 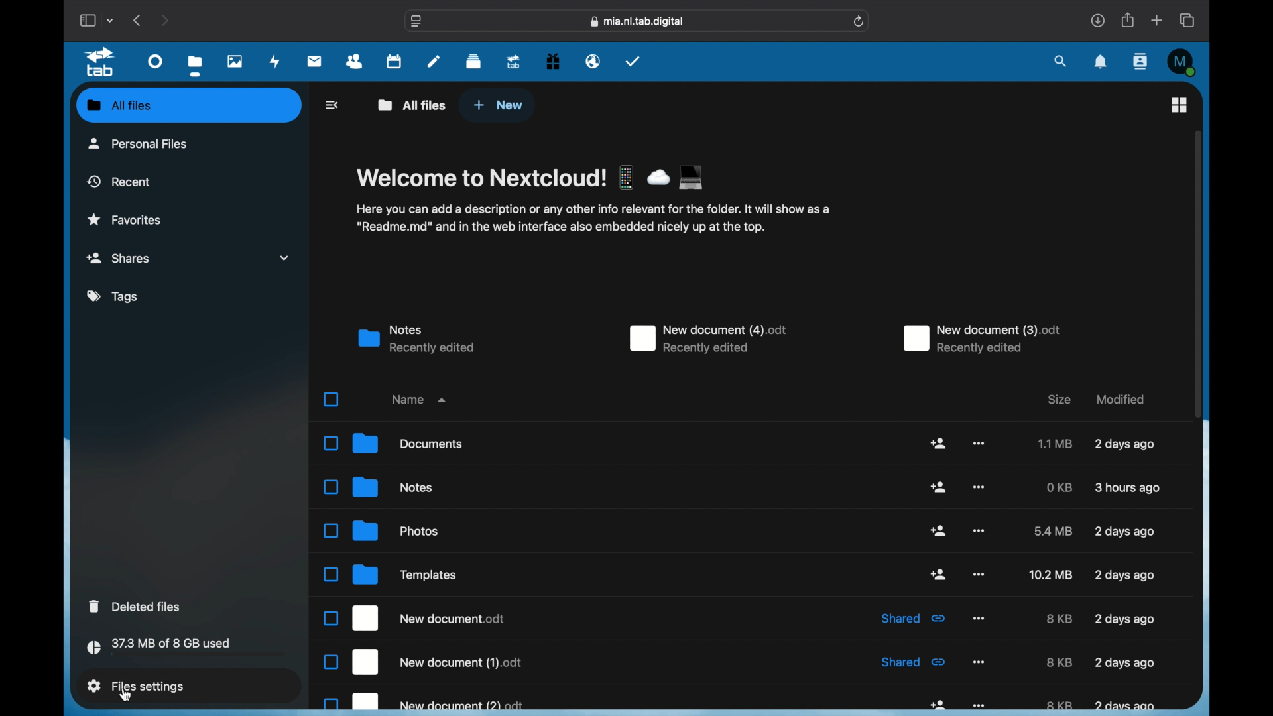 What do you see at coordinates (434, 60) in the screenshot?
I see `notes` at bounding box center [434, 60].